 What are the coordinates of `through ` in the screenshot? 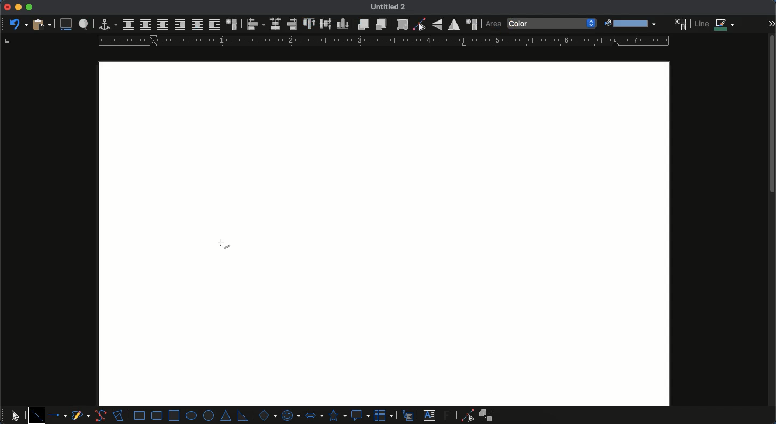 It's located at (197, 25).